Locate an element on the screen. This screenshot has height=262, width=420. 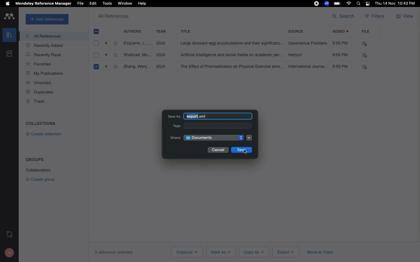
Logo is located at coordinates (9, 17).